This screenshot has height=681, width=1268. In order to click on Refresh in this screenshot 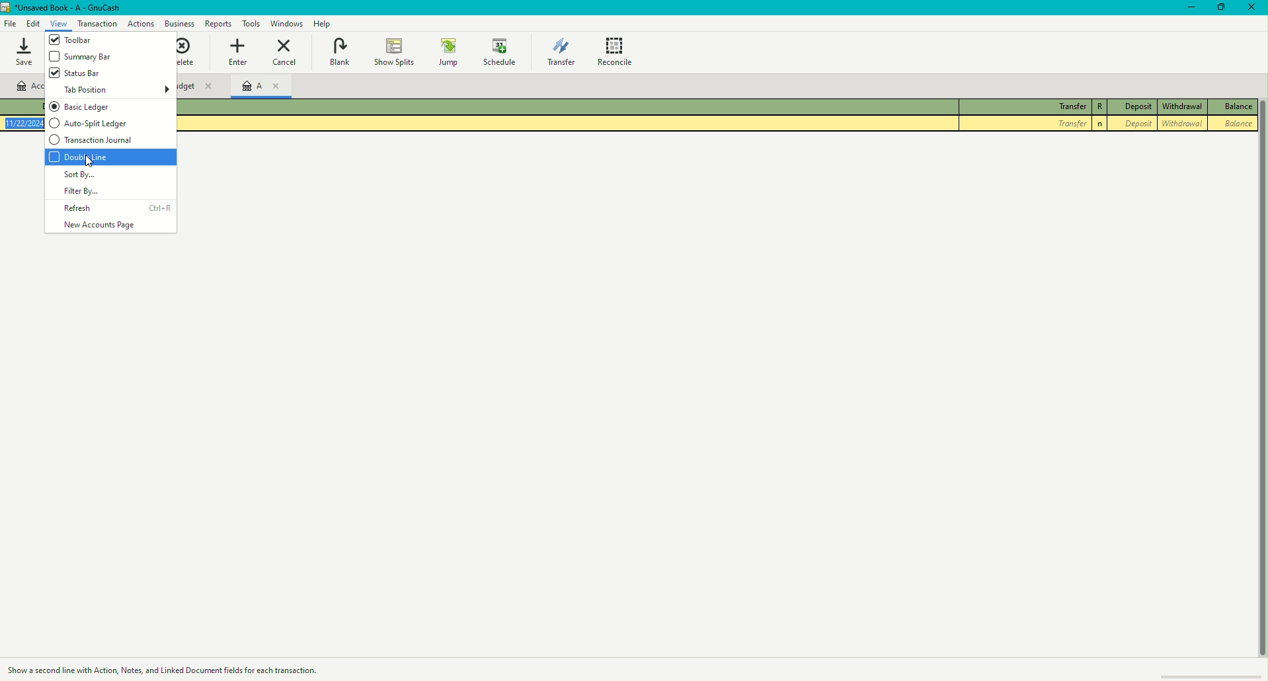, I will do `click(117, 207)`.